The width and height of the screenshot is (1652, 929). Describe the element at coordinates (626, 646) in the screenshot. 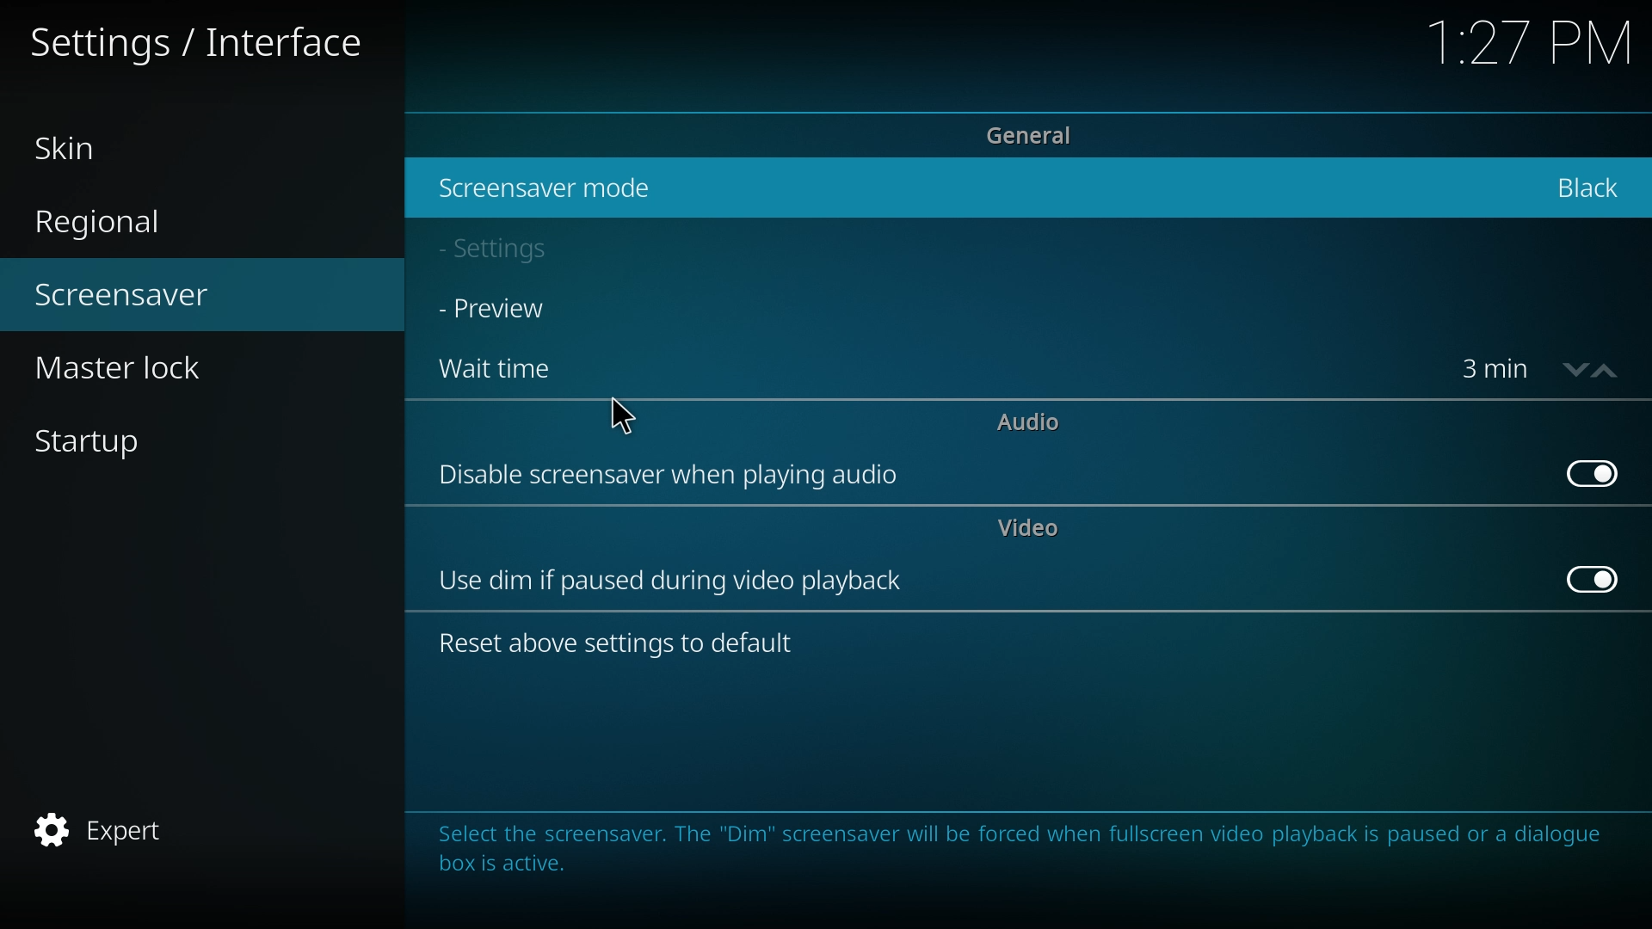

I see `reset above settings to default` at that location.